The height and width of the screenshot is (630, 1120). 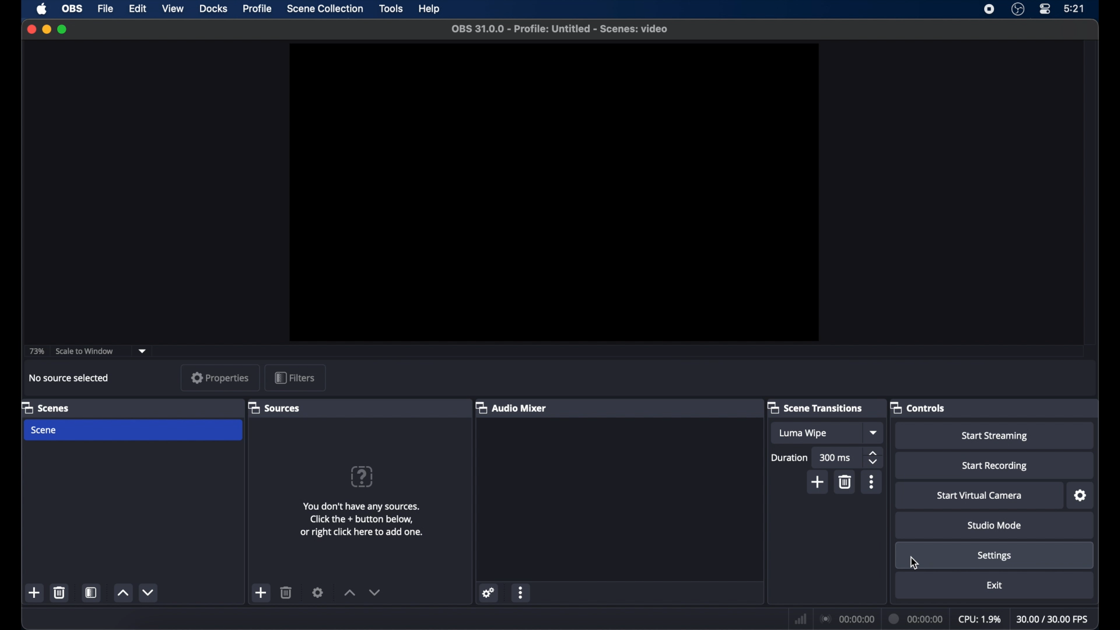 I want to click on 300 ms, so click(x=835, y=457).